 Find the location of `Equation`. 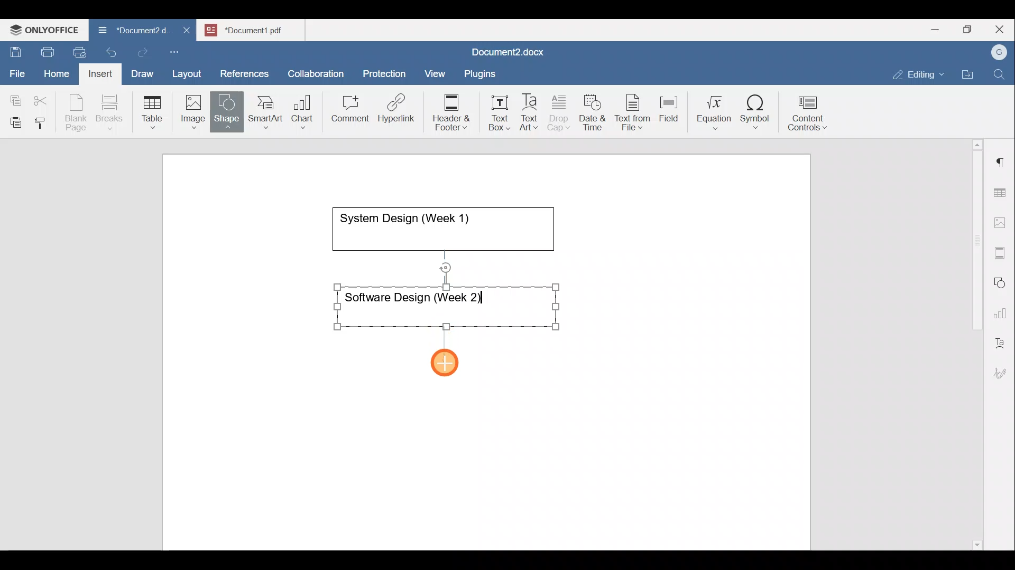

Equation is located at coordinates (716, 112).